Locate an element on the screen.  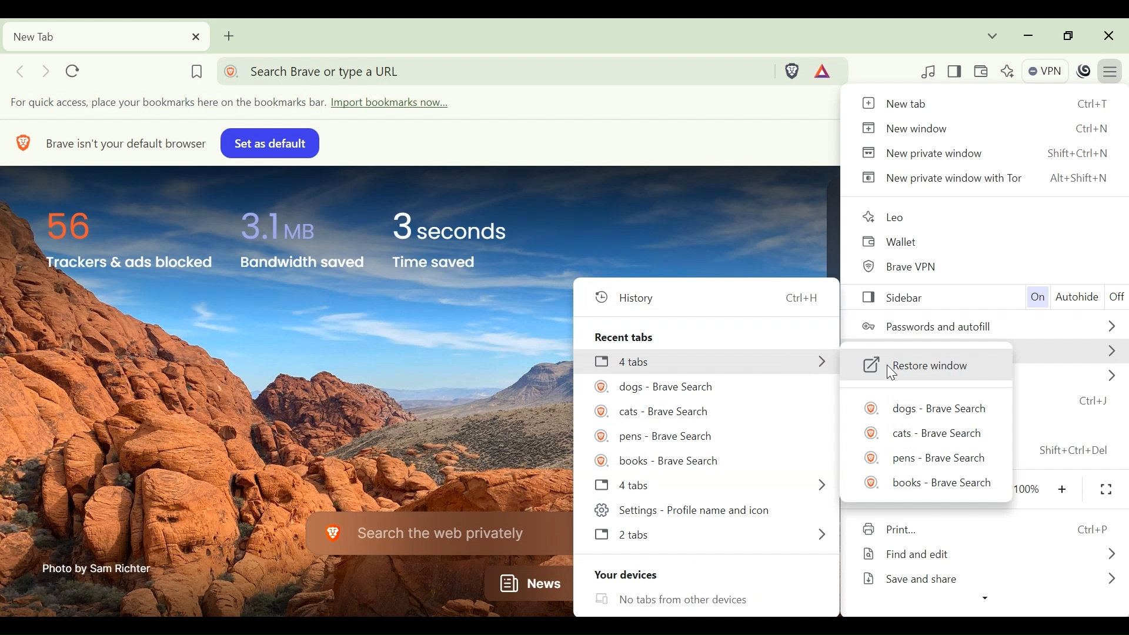
Search tabs is located at coordinates (994, 35).